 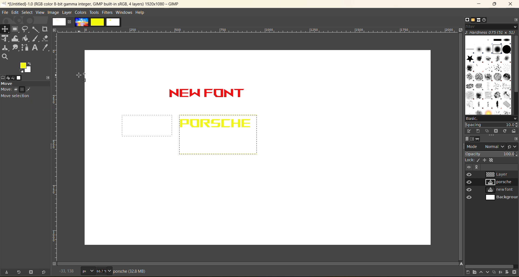 What do you see at coordinates (464, 19) in the screenshot?
I see `brushes` at bounding box center [464, 19].